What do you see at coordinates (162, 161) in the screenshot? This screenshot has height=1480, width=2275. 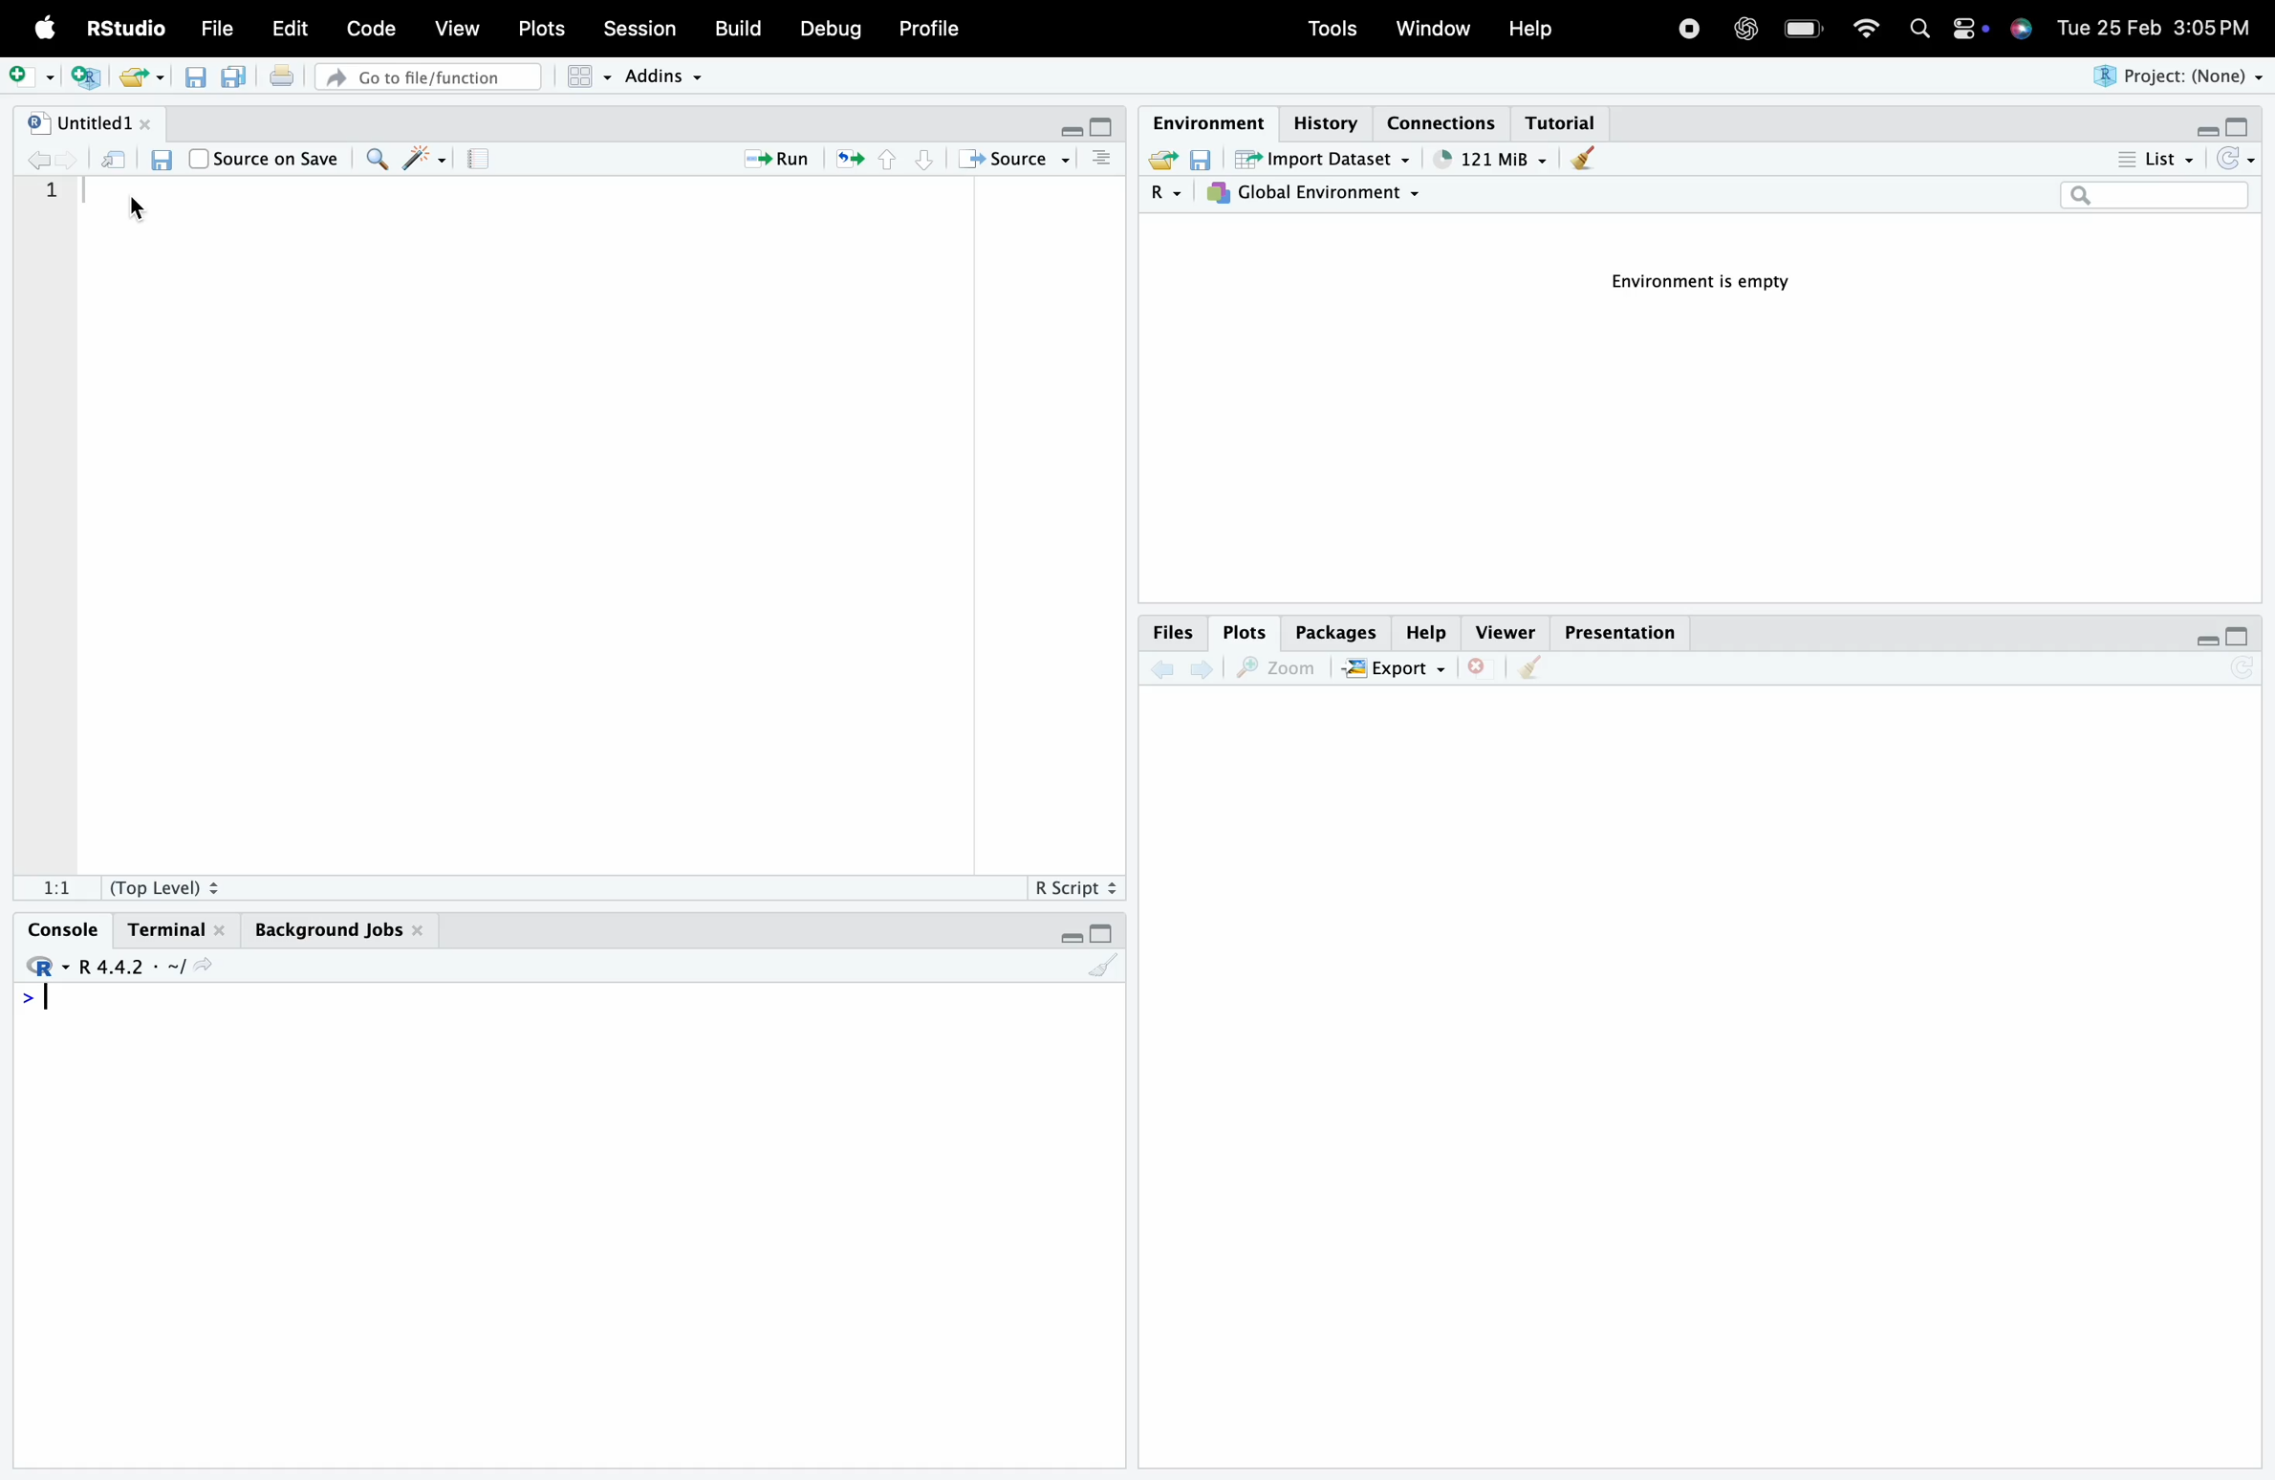 I see `Save current document (Ctrl + S)` at bounding box center [162, 161].